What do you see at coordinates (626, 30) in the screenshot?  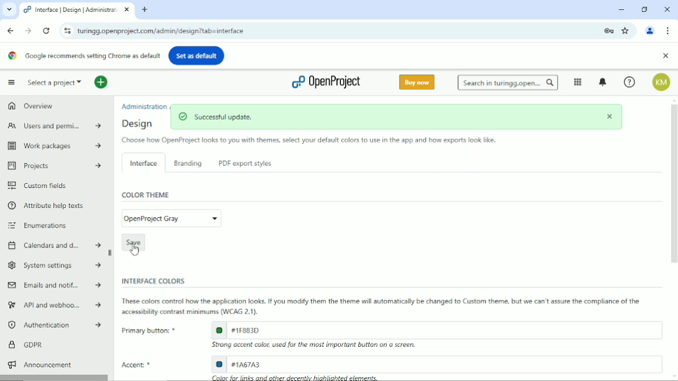 I see `Bookmark this tab` at bounding box center [626, 30].